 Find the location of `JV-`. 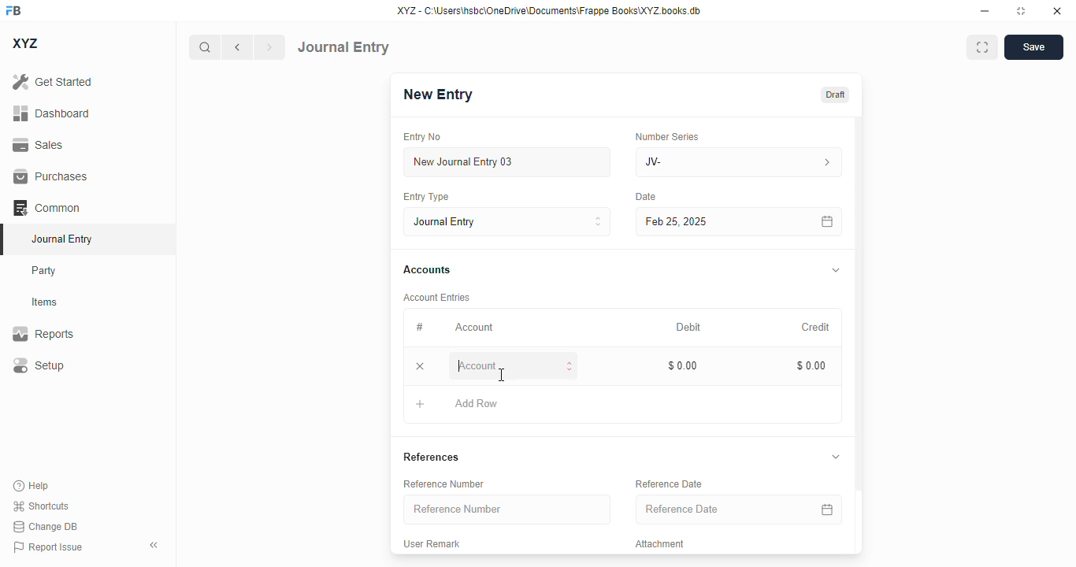

JV- is located at coordinates (704, 162).